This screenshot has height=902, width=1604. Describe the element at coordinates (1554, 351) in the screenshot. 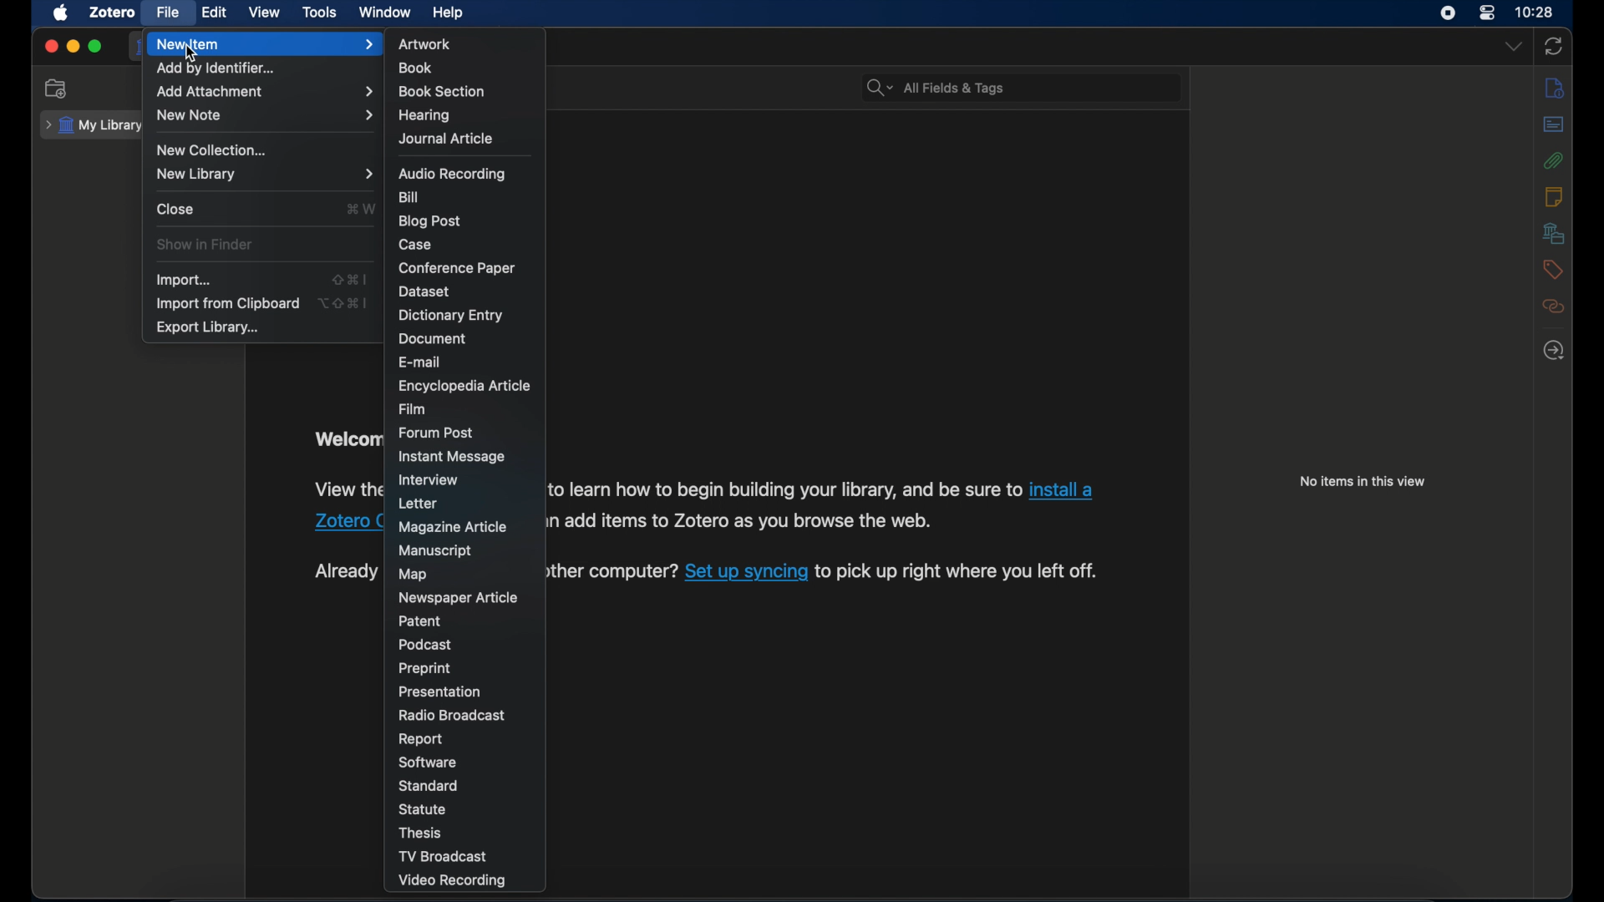

I see `locate` at that location.